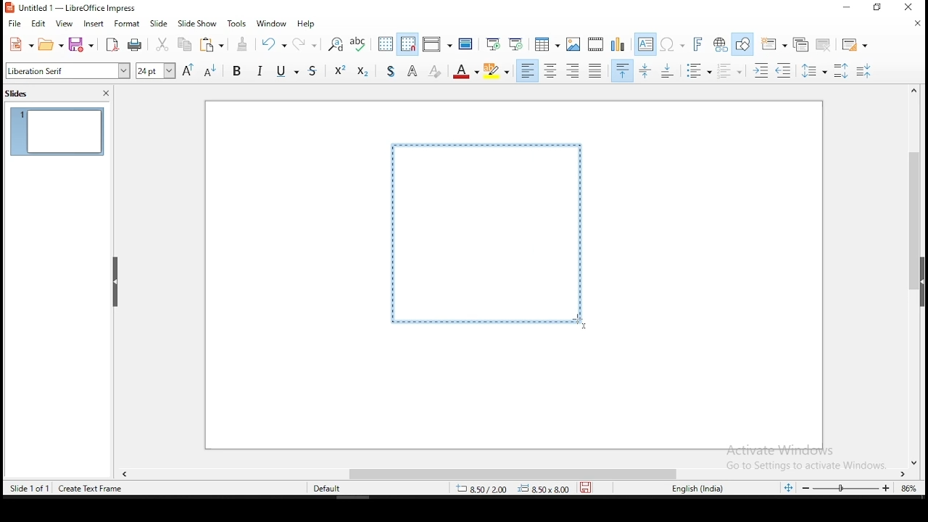 This screenshot has width=928, height=522. What do you see at coordinates (621, 72) in the screenshot?
I see `align top` at bounding box center [621, 72].